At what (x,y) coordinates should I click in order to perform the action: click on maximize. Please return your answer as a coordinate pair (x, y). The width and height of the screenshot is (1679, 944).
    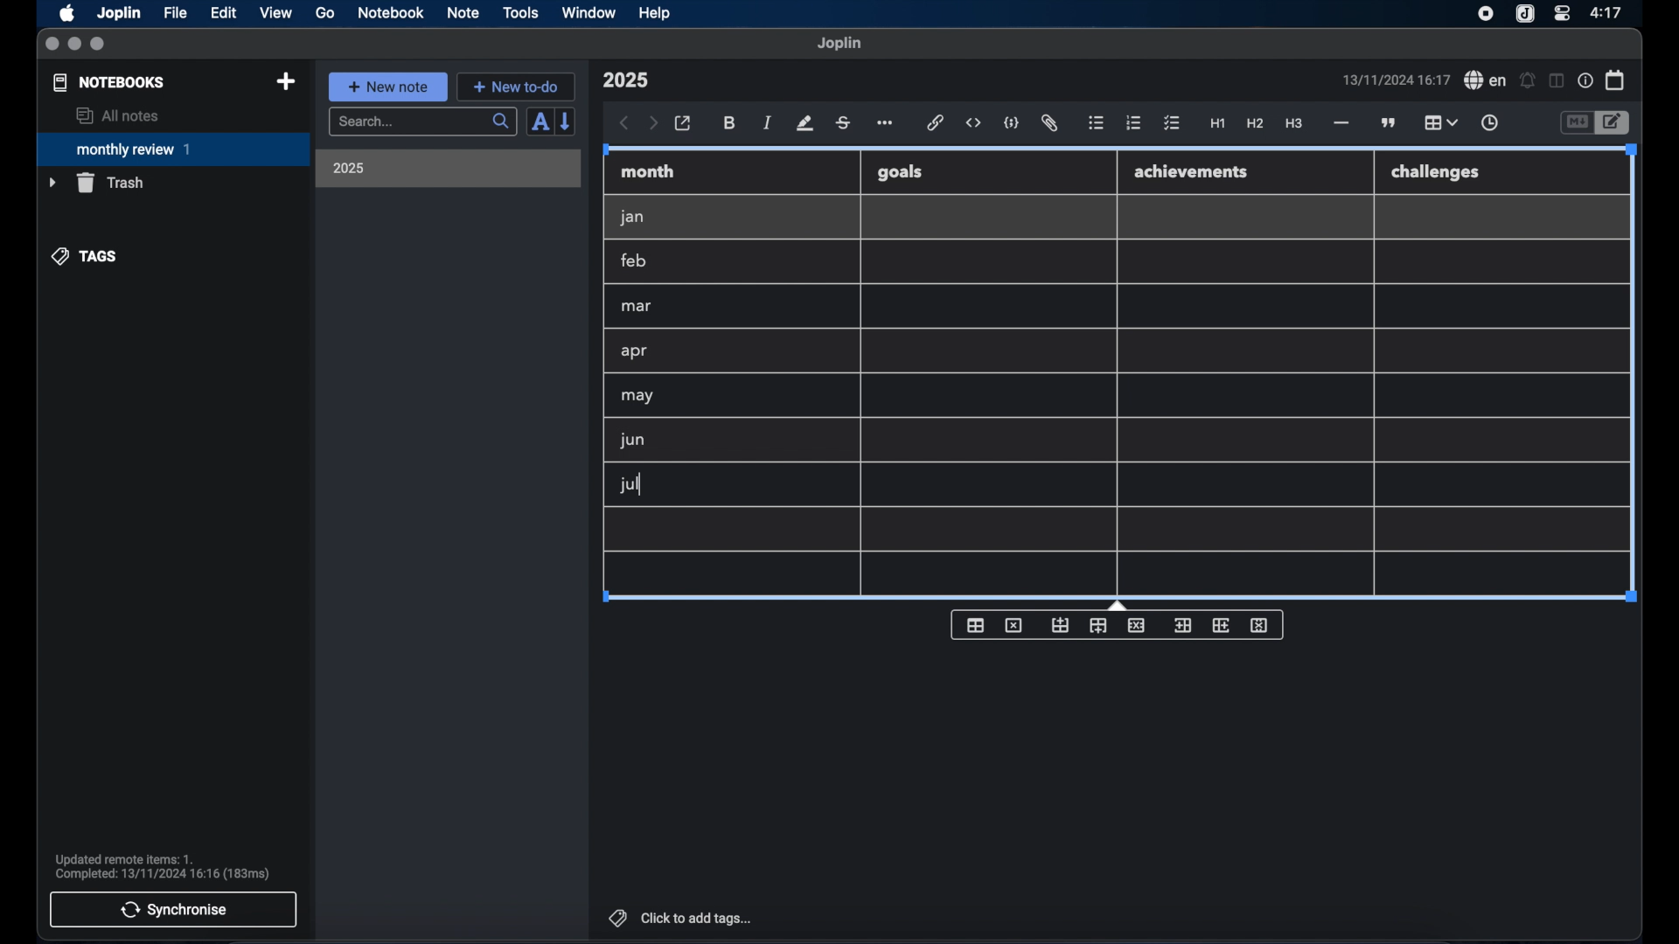
    Looking at the image, I should click on (99, 45).